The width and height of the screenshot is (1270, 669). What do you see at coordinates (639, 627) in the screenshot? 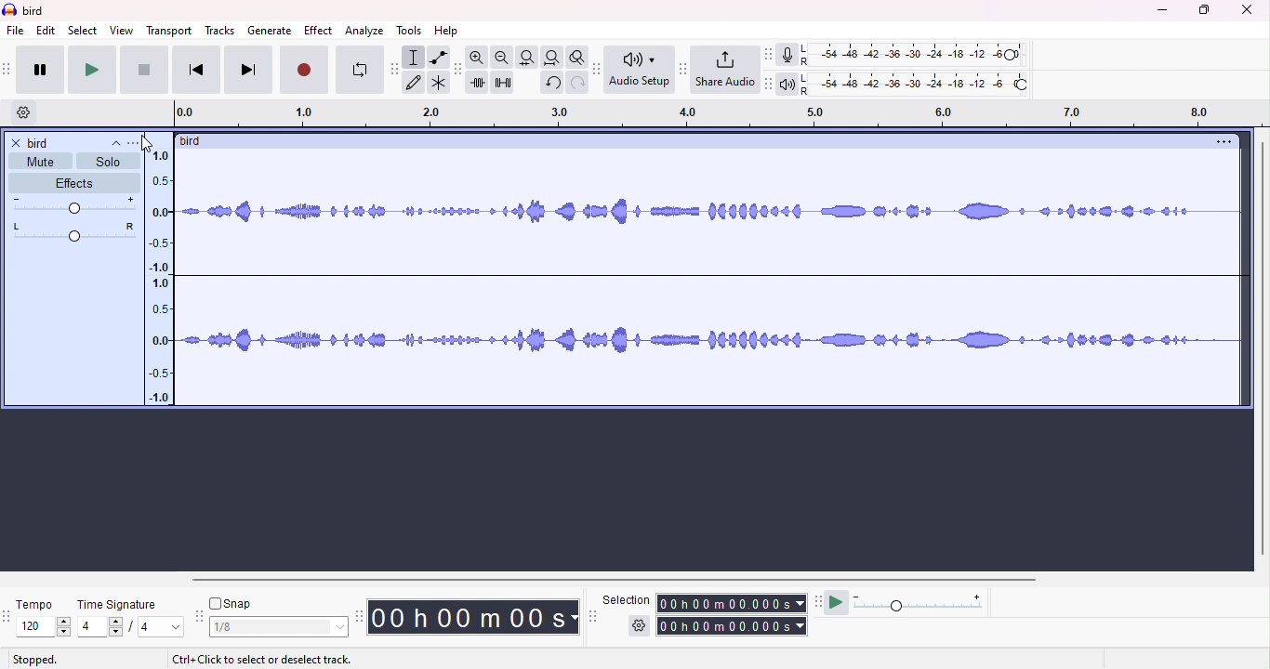
I see `selection options` at bounding box center [639, 627].